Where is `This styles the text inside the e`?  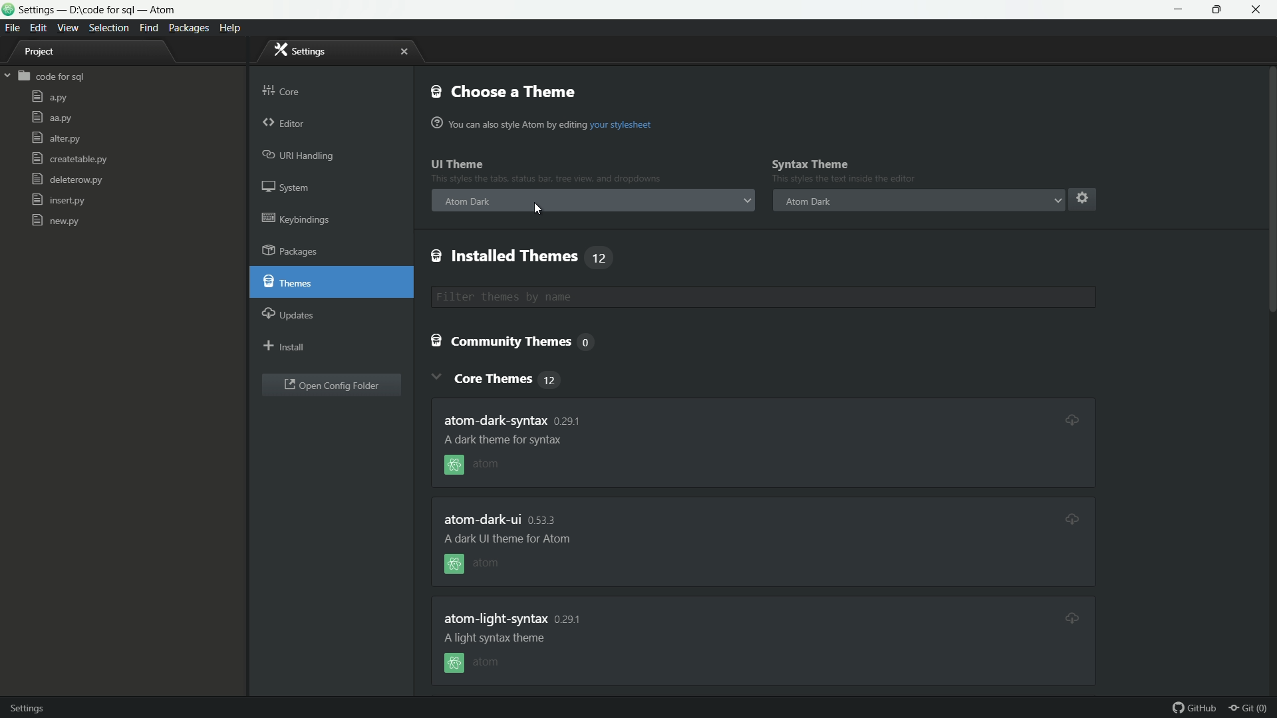
This styles the text inside the e is located at coordinates (547, 181).